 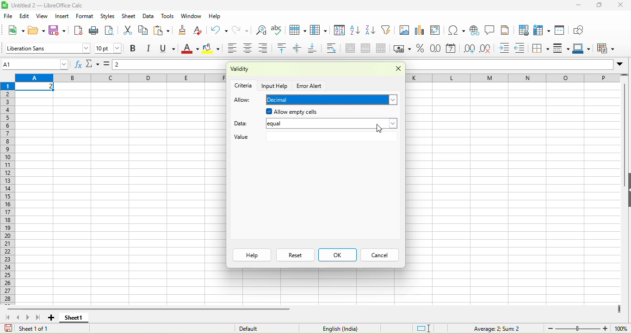 What do you see at coordinates (490, 30) in the screenshot?
I see `comment` at bounding box center [490, 30].